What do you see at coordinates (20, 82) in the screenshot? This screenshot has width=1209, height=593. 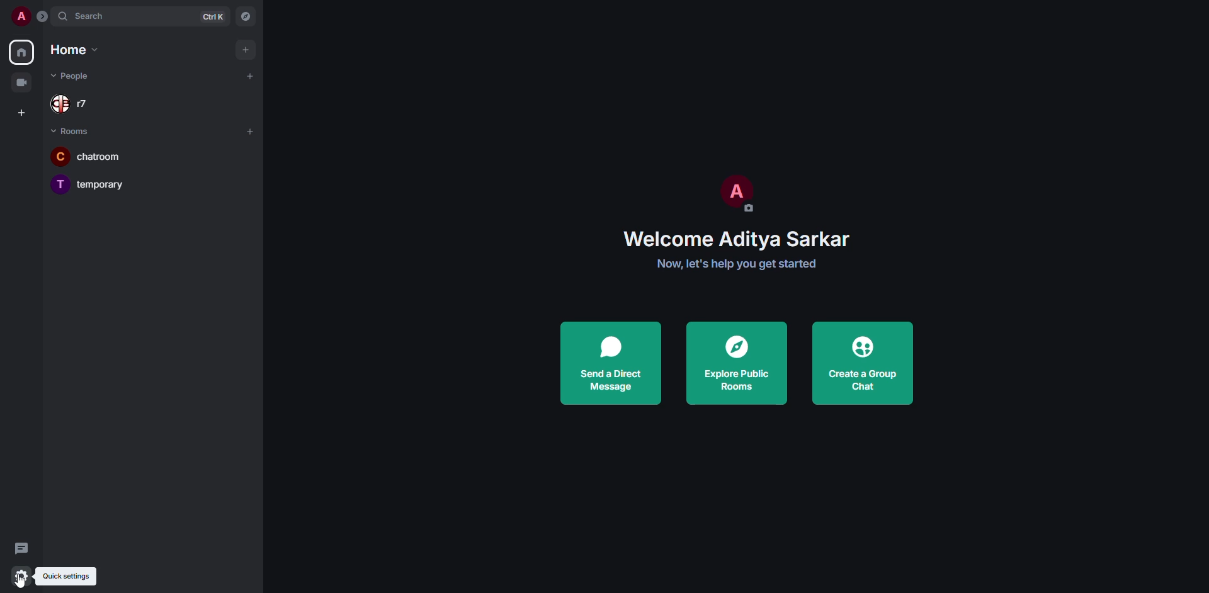 I see `video room` at bounding box center [20, 82].